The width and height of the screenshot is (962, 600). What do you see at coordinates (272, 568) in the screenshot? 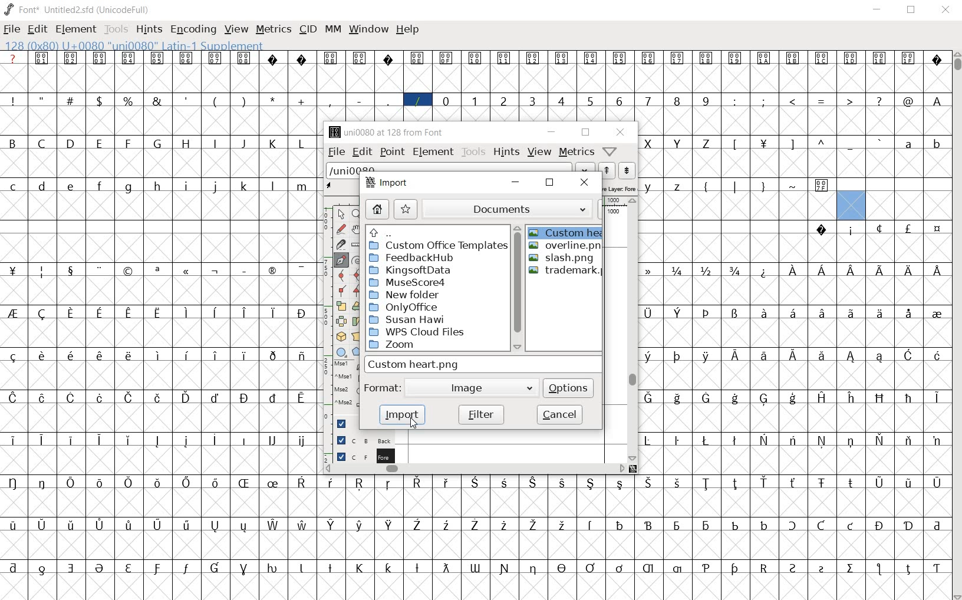
I see `glyph` at bounding box center [272, 568].